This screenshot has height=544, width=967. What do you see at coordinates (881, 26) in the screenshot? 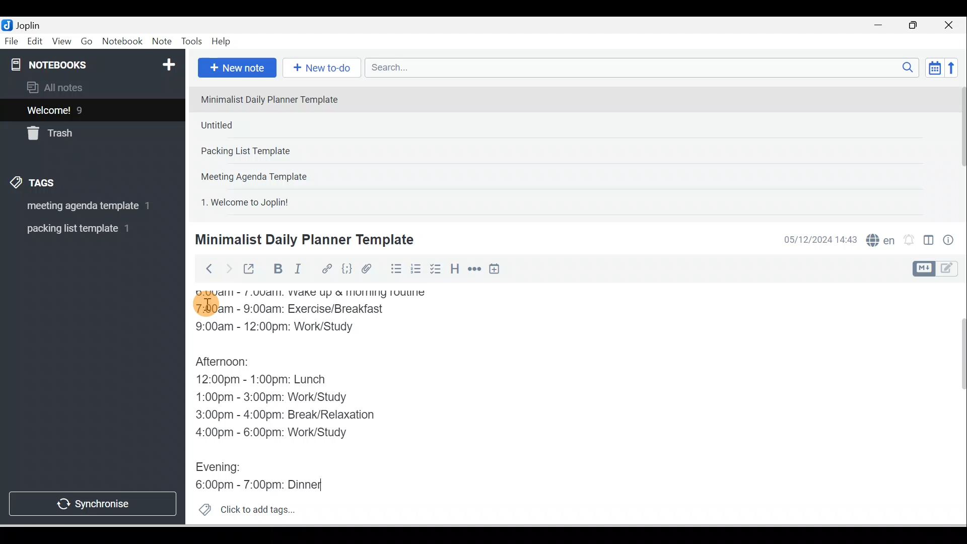
I see `Minimise` at bounding box center [881, 26].